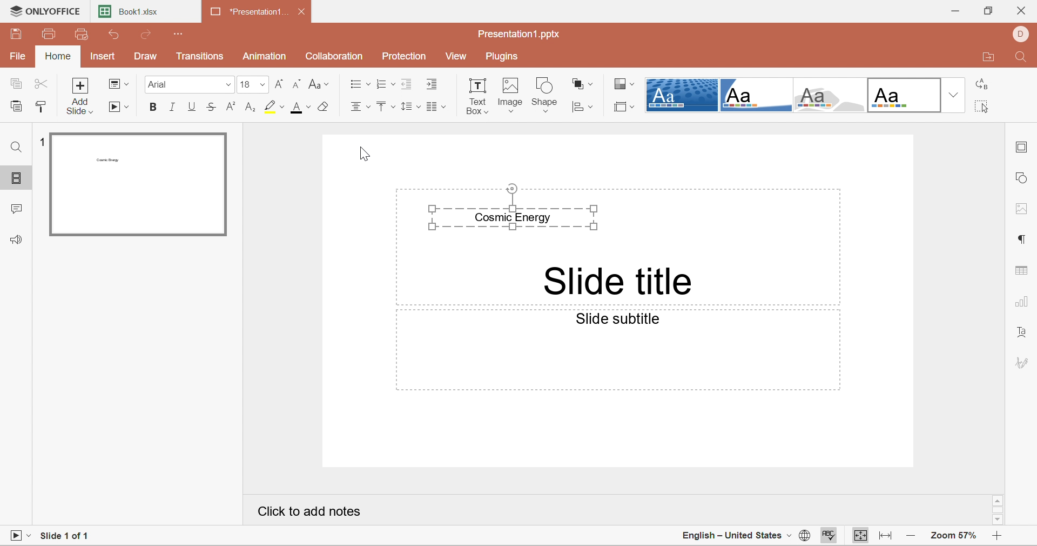 The width and height of the screenshot is (1037, 546). I want to click on Cursor, so click(362, 154).